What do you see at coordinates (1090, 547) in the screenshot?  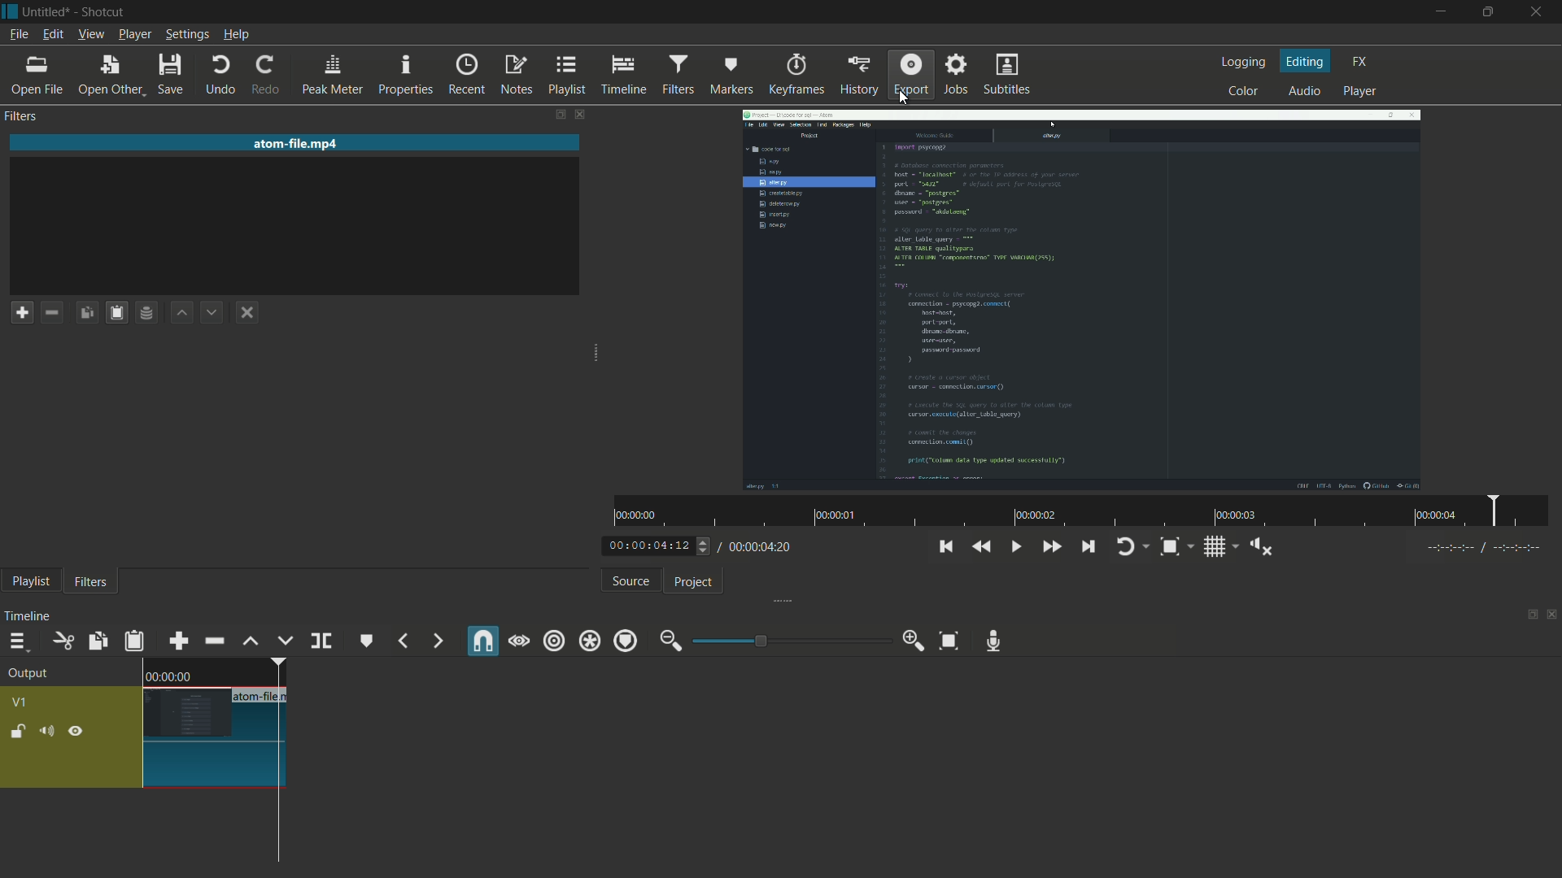 I see `skip to the next point` at bounding box center [1090, 547].